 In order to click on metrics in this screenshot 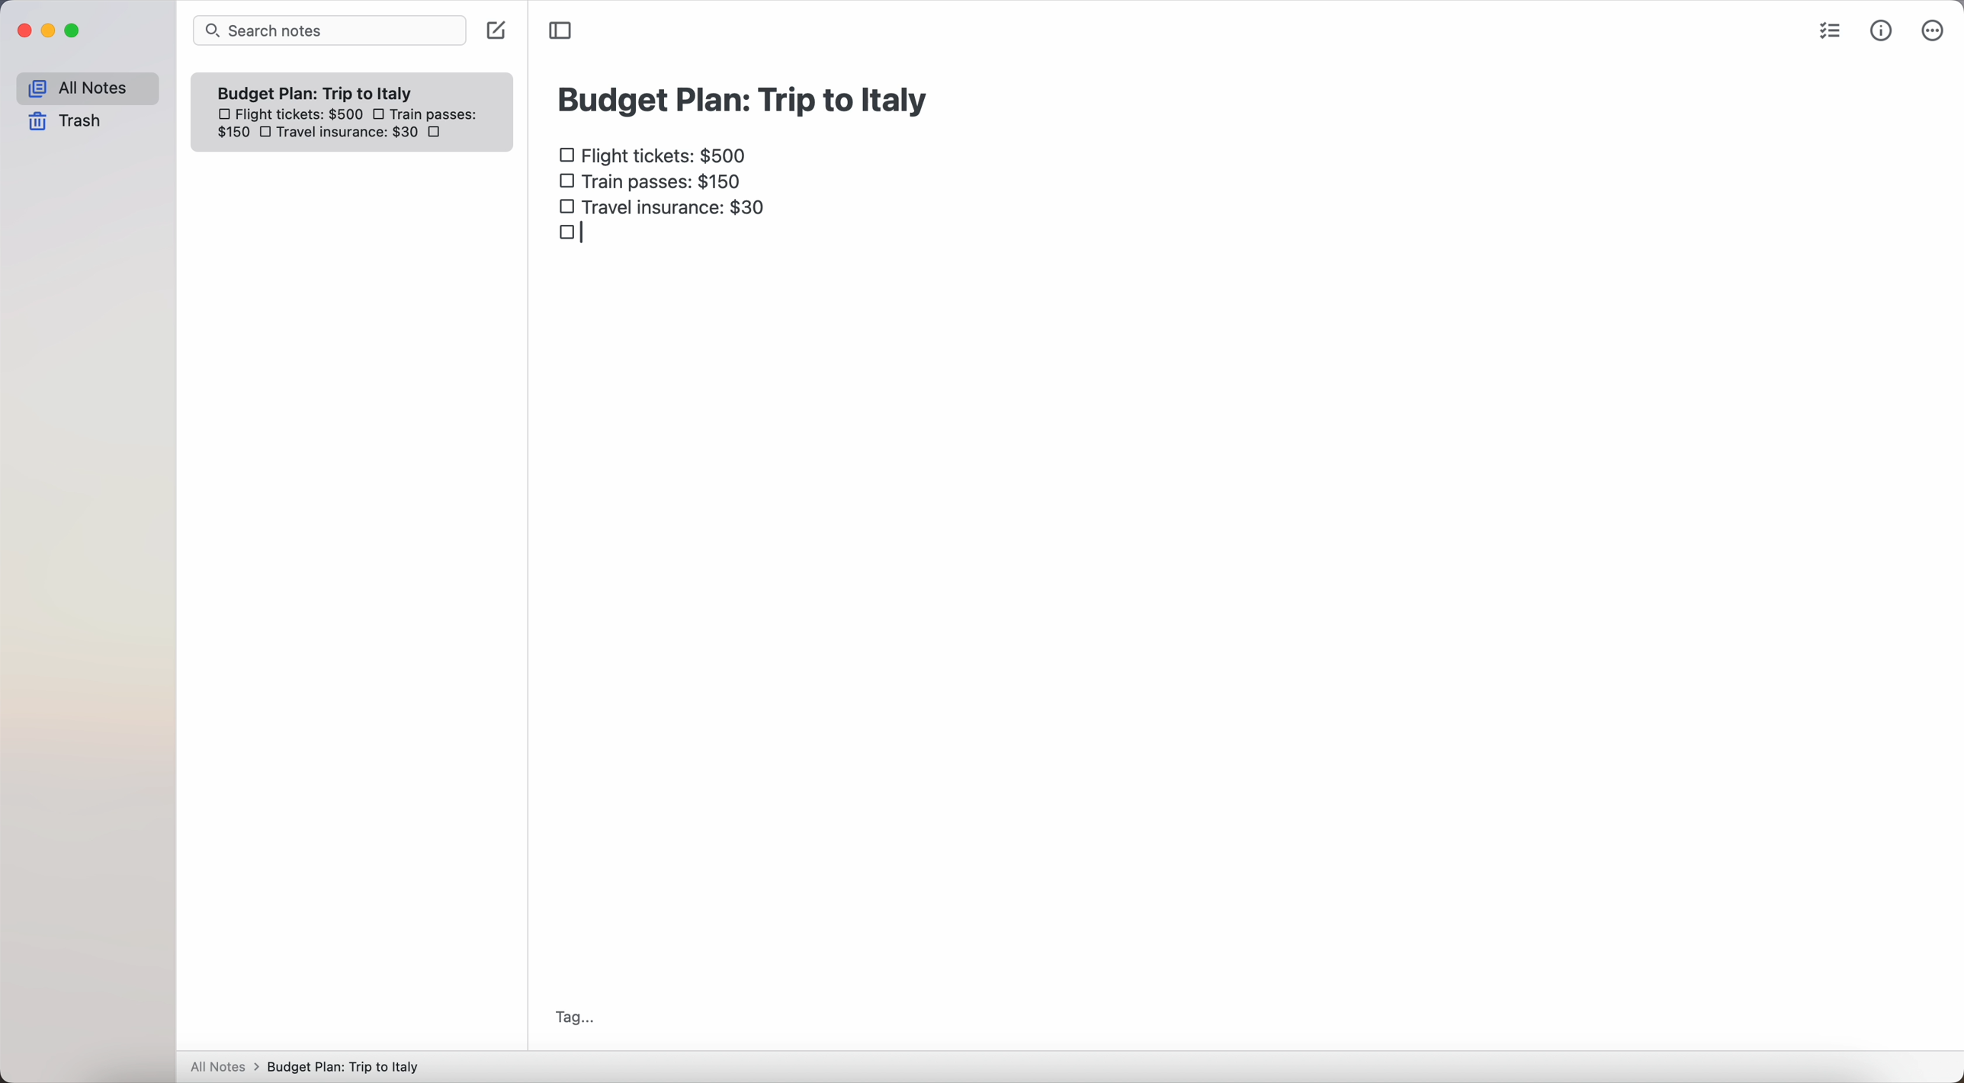, I will do `click(1882, 33)`.